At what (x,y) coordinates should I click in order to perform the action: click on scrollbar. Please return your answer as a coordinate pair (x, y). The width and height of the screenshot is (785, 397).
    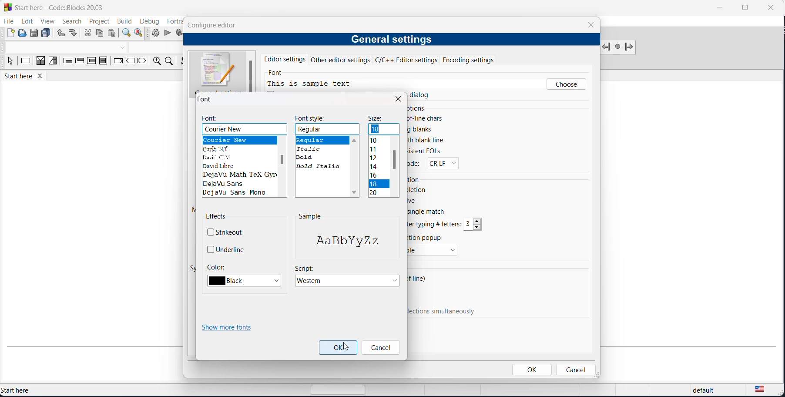
    Looking at the image, I should click on (282, 160).